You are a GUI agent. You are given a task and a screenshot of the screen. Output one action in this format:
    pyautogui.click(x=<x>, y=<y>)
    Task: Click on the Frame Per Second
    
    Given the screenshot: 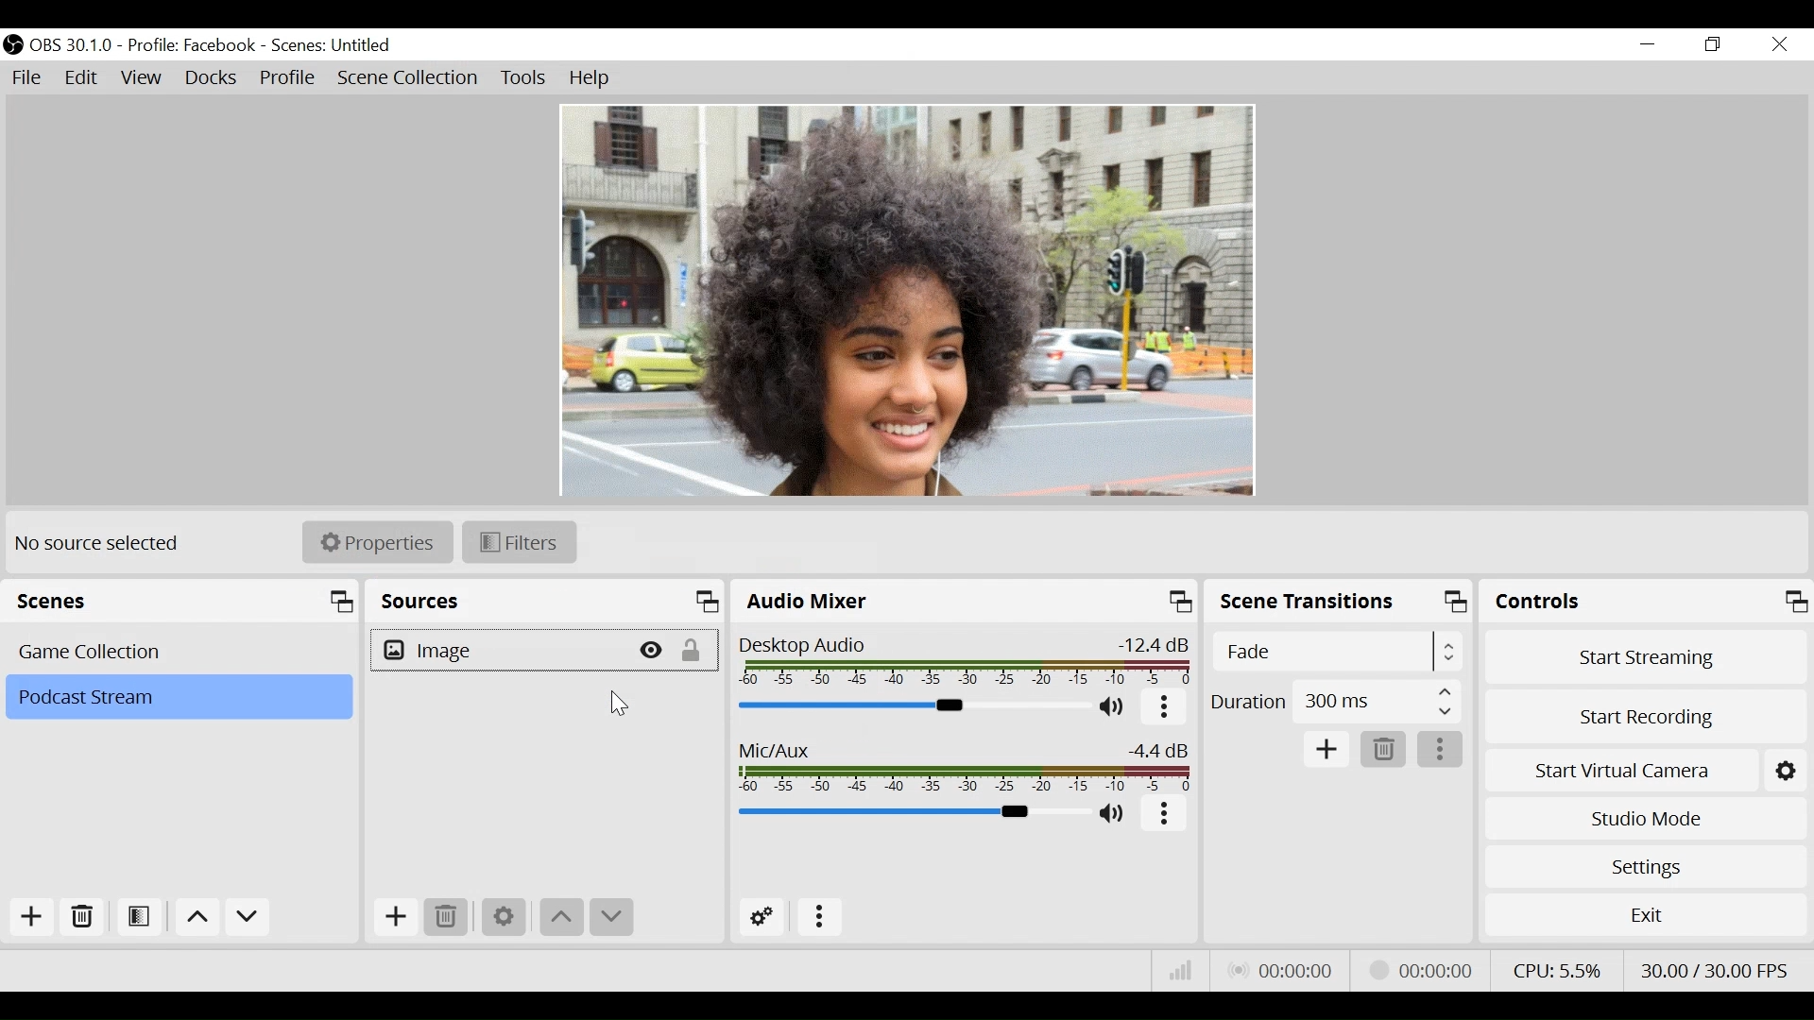 What is the action you would take?
    pyautogui.click(x=1716, y=969)
    